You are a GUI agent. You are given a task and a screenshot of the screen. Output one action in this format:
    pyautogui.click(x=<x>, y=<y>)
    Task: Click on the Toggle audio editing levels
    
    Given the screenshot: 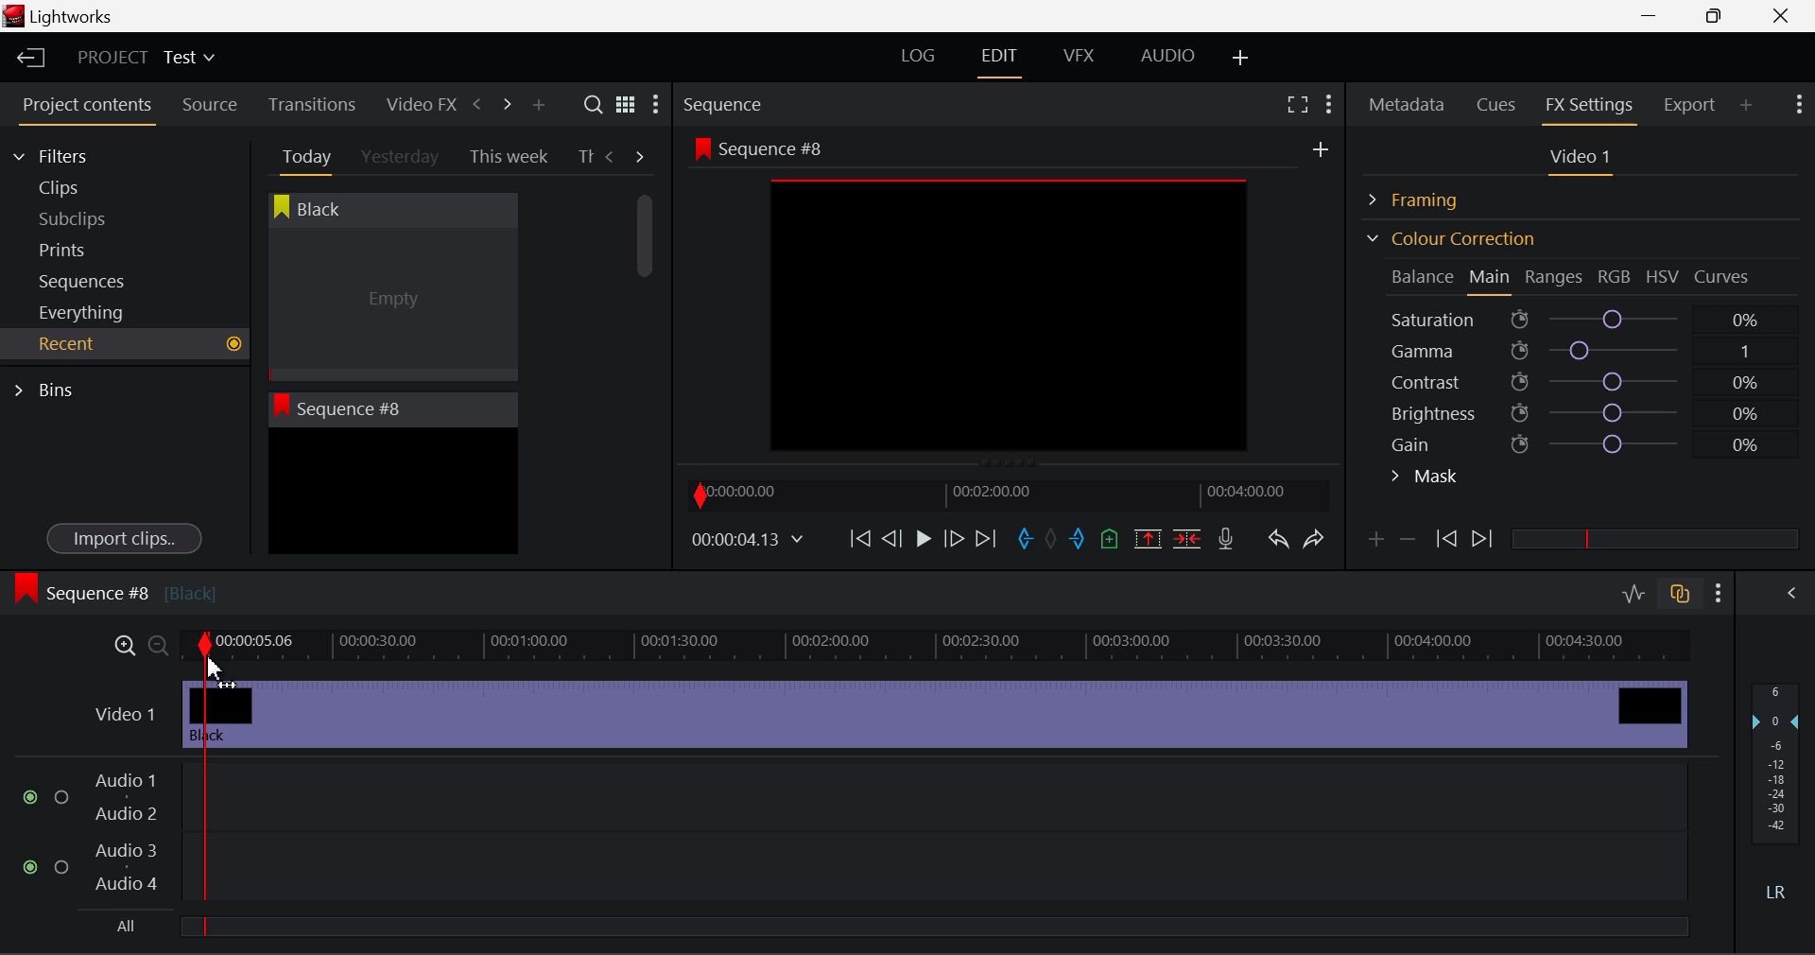 What is the action you would take?
    pyautogui.click(x=1635, y=591)
    